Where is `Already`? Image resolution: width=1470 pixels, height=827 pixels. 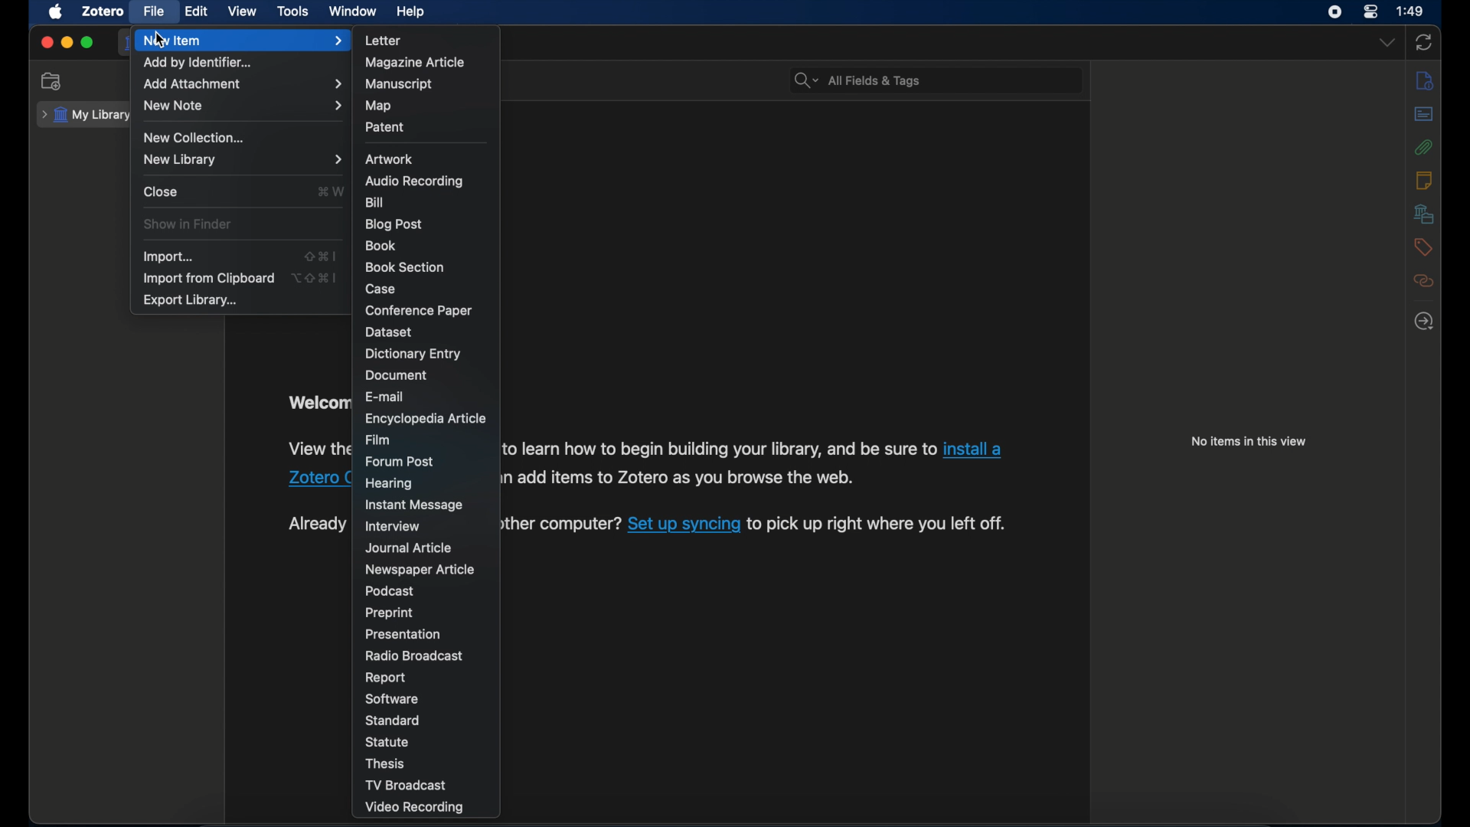 Already is located at coordinates (315, 521).